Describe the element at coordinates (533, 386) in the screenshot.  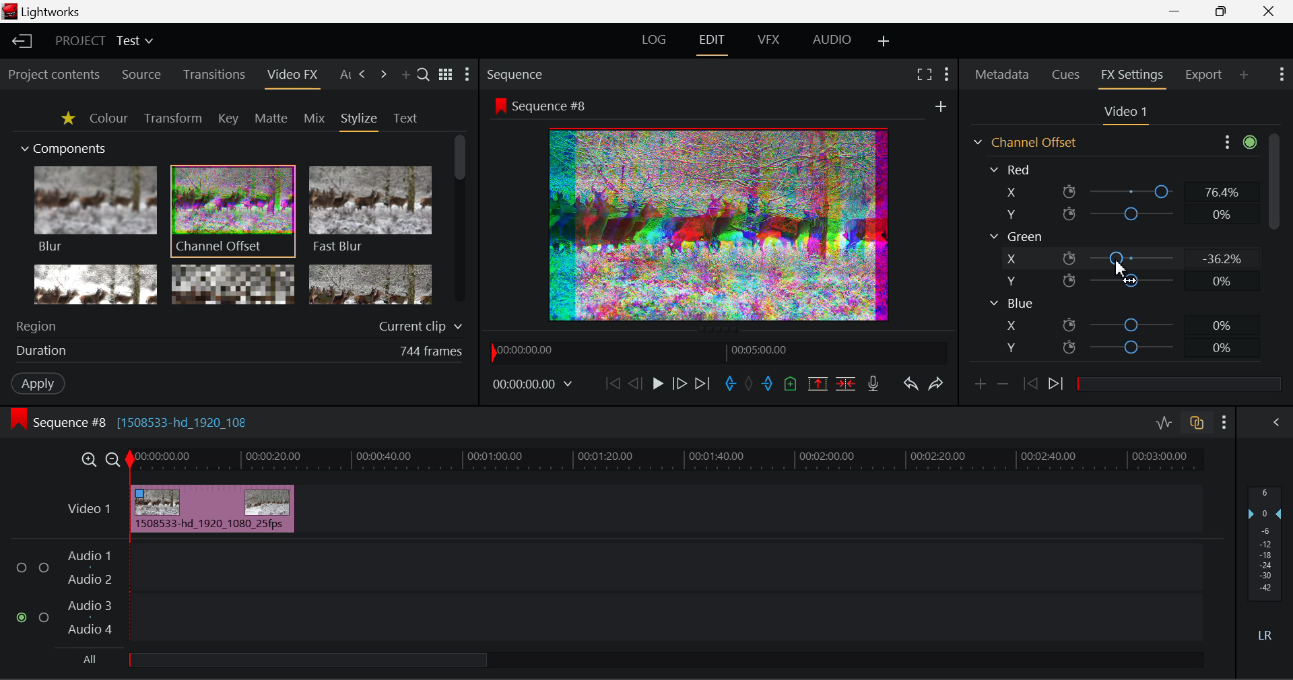
I see `Frame Time` at that location.